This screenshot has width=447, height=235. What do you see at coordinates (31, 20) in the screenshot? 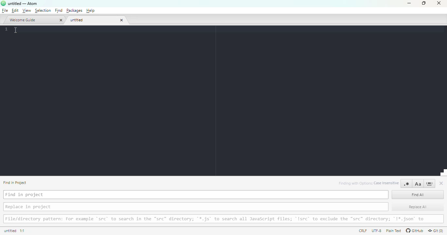
I see `welcome guide` at bounding box center [31, 20].